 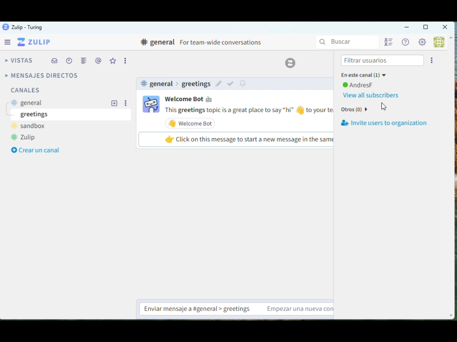 What do you see at coordinates (98, 60) in the screenshot?
I see `Mentions` at bounding box center [98, 60].